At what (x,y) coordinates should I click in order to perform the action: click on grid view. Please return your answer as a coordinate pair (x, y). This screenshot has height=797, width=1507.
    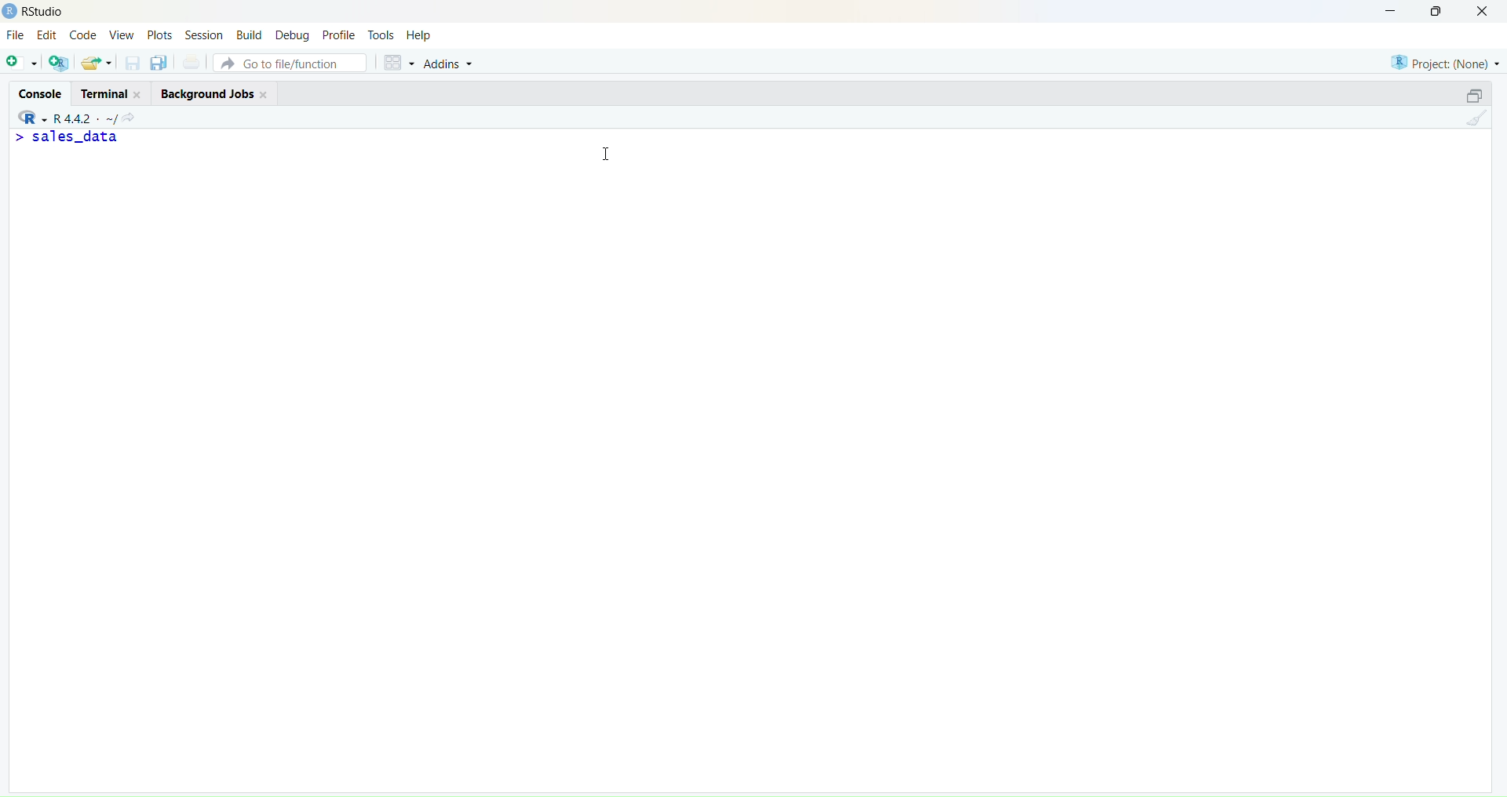
    Looking at the image, I should click on (396, 65).